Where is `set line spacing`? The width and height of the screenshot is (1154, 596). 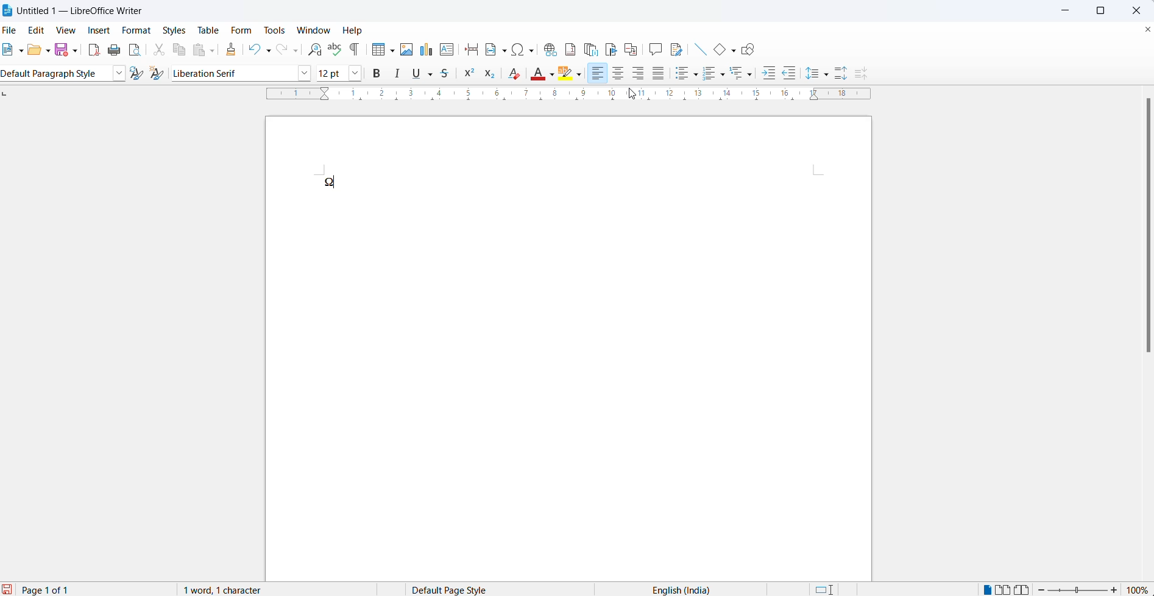
set line spacing is located at coordinates (811, 74).